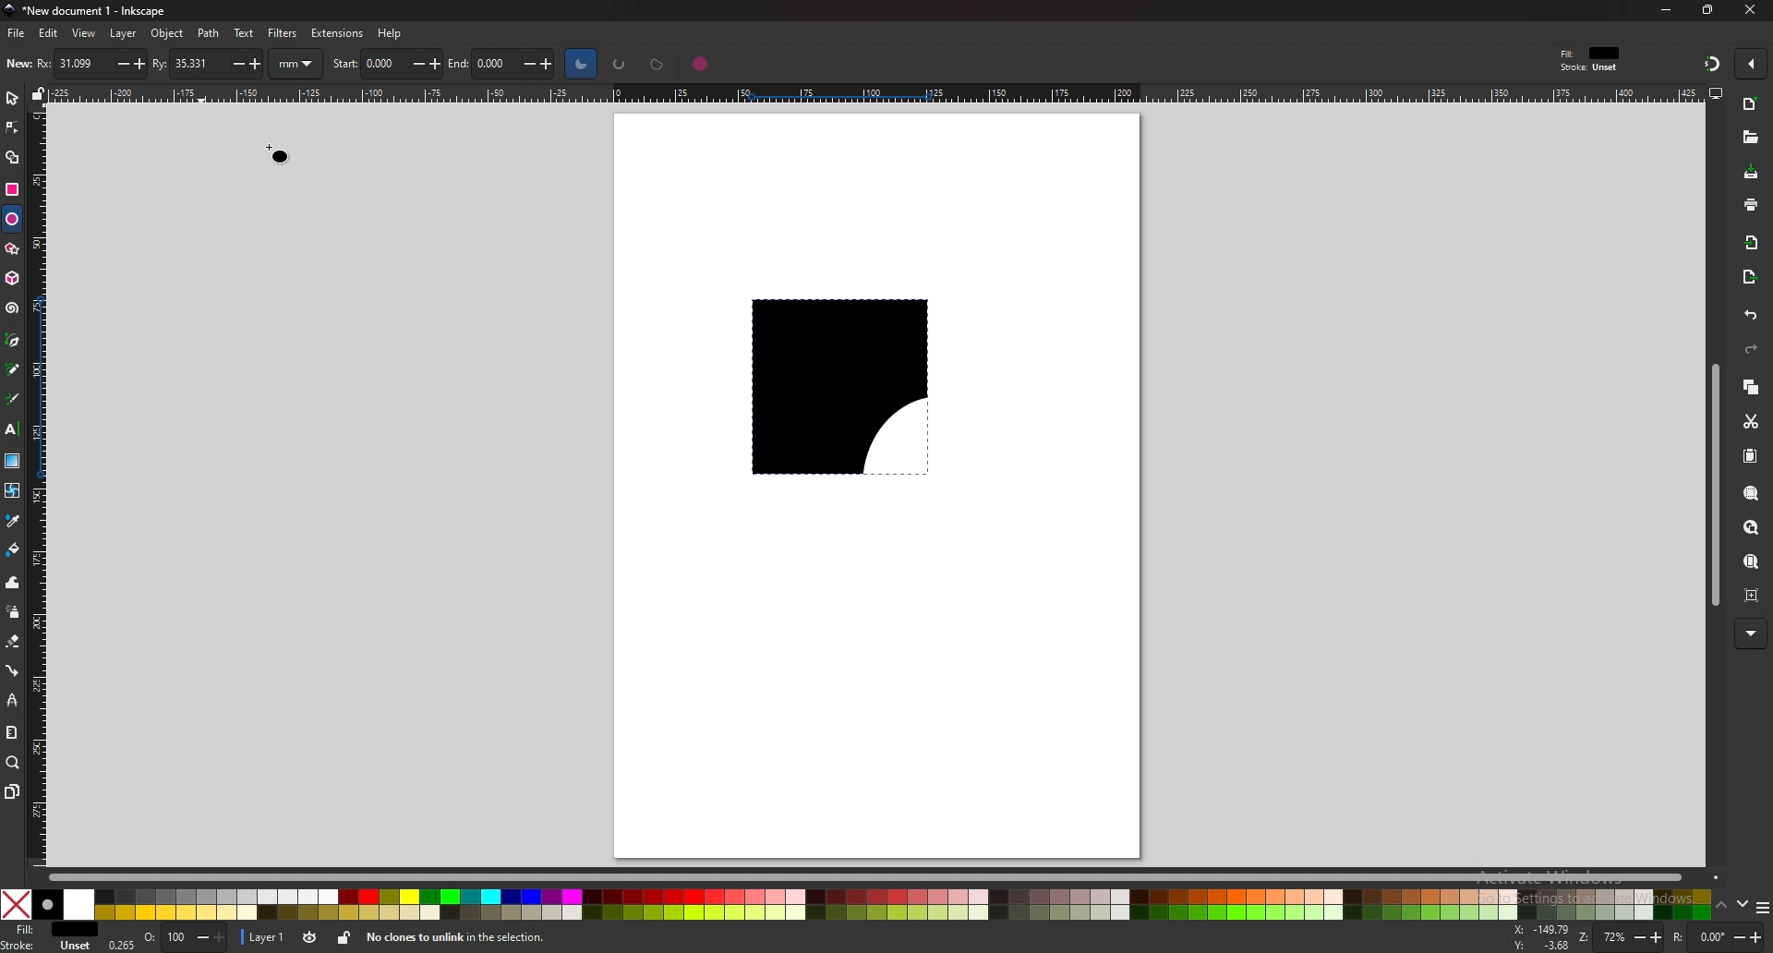 The image size is (1773, 953). I want to click on zoom center, so click(1753, 597).